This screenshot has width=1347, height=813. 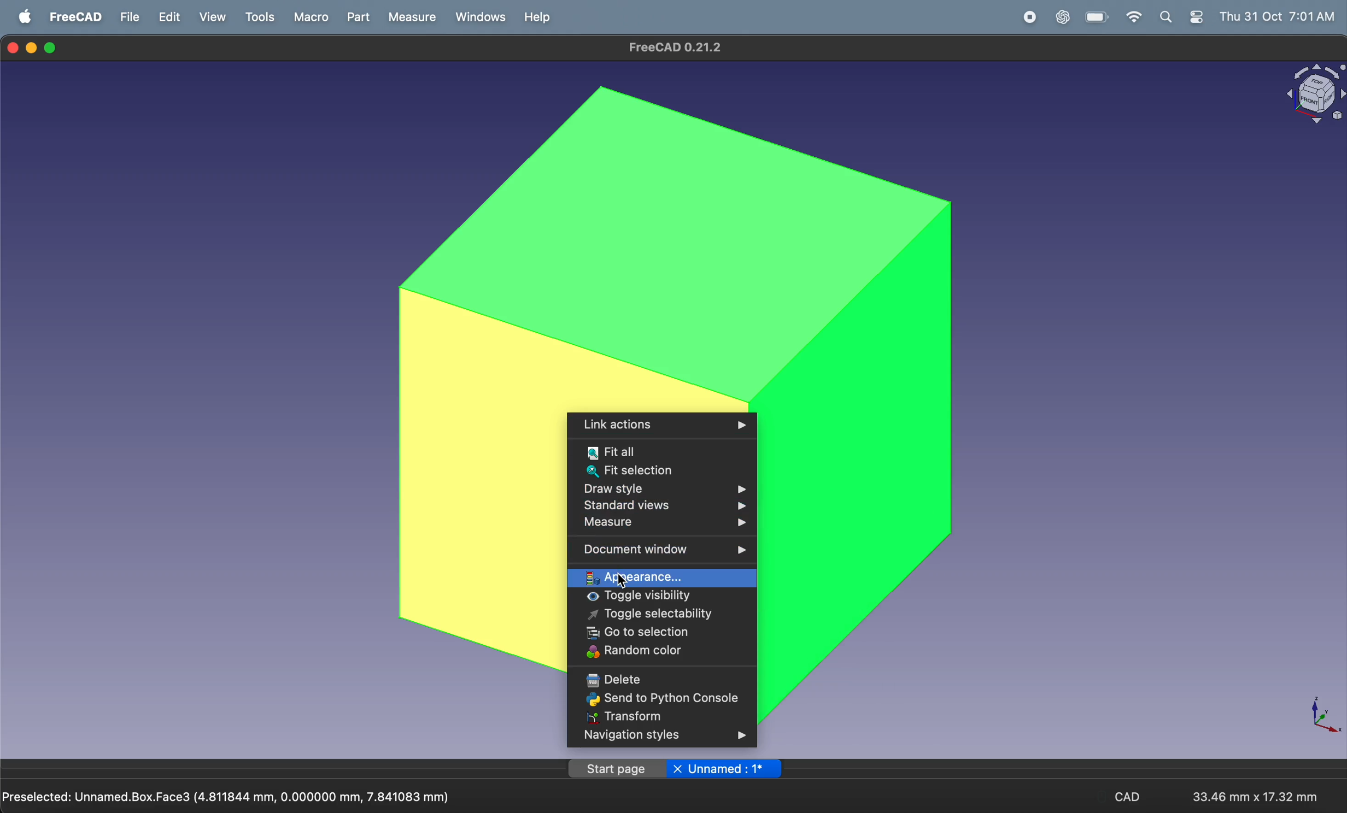 I want to click on file, so click(x=128, y=16).